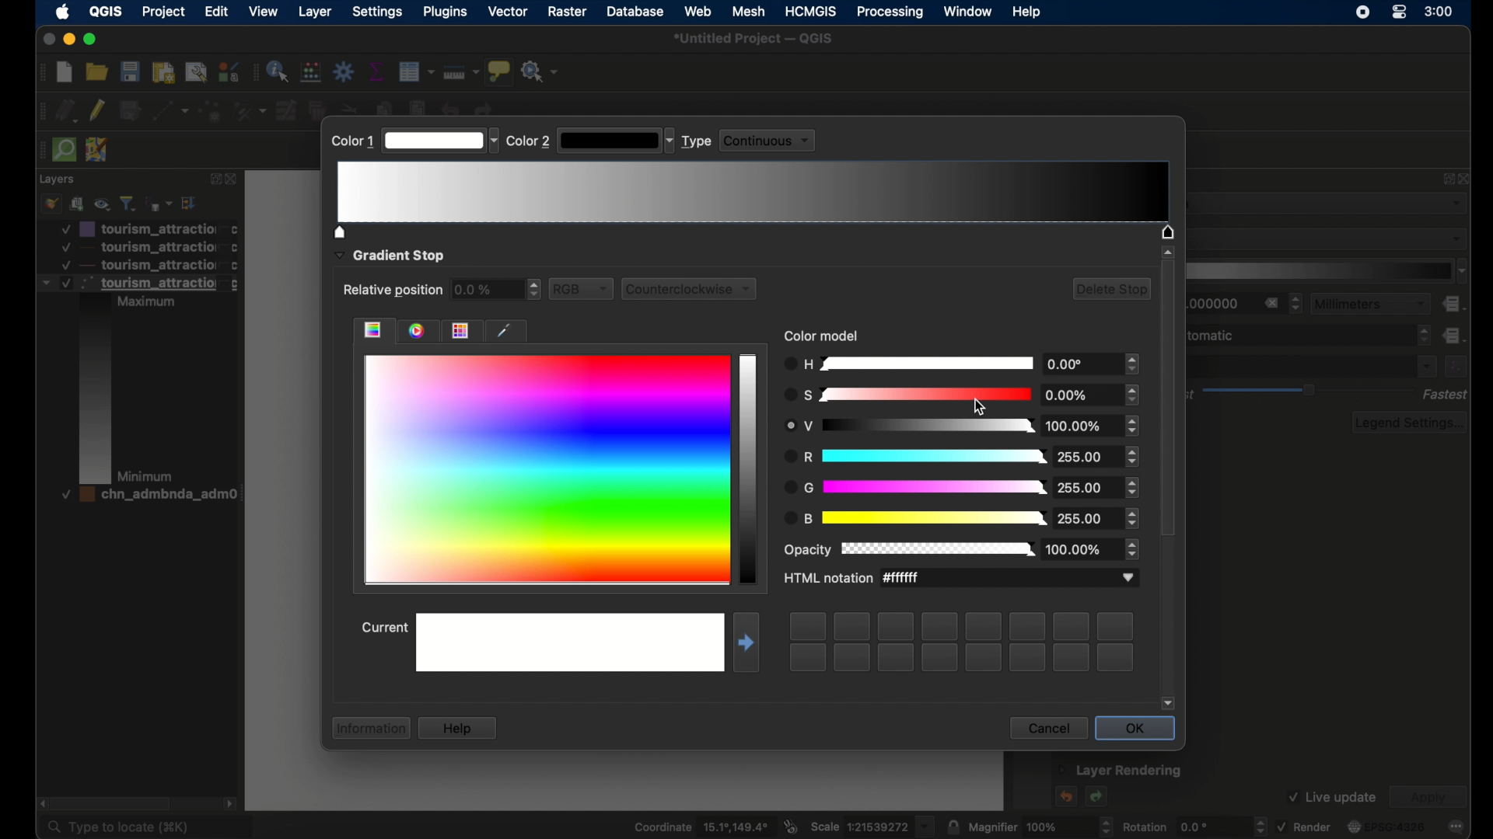 Image resolution: width=1493 pixels, height=839 pixels. Describe the element at coordinates (42, 73) in the screenshot. I see `drag handle` at that location.